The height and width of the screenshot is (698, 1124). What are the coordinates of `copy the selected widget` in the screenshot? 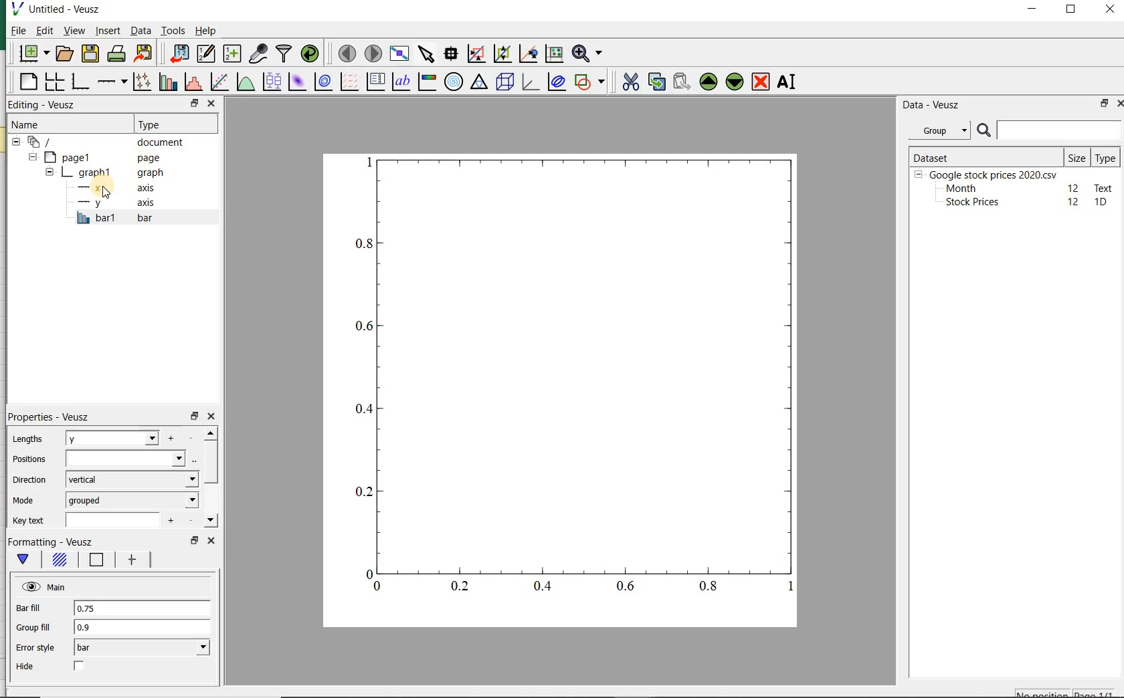 It's located at (656, 82).